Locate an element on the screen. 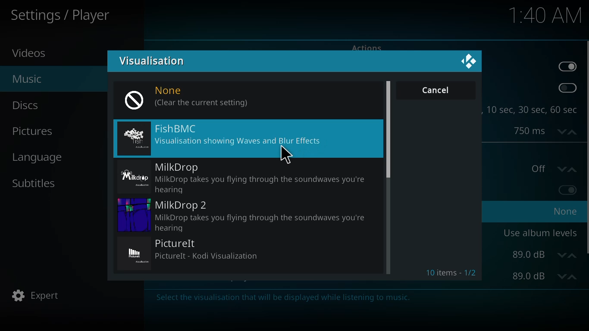 The image size is (589, 331). scrollbar  is located at coordinates (389, 127).